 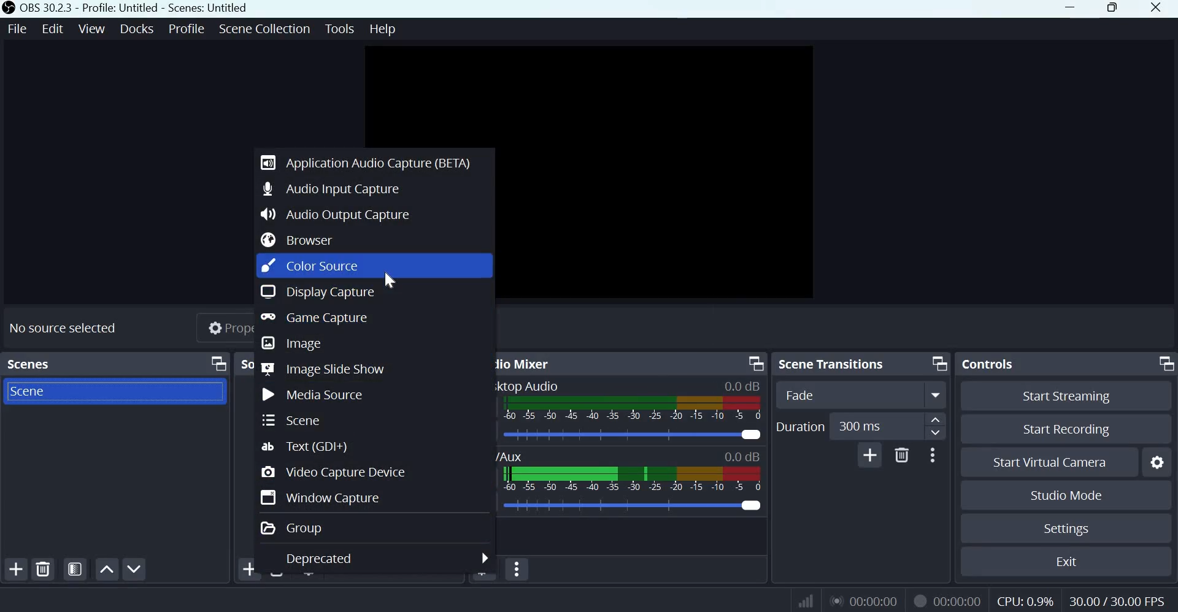 What do you see at coordinates (321, 498) in the screenshot?
I see `Window capture` at bounding box center [321, 498].